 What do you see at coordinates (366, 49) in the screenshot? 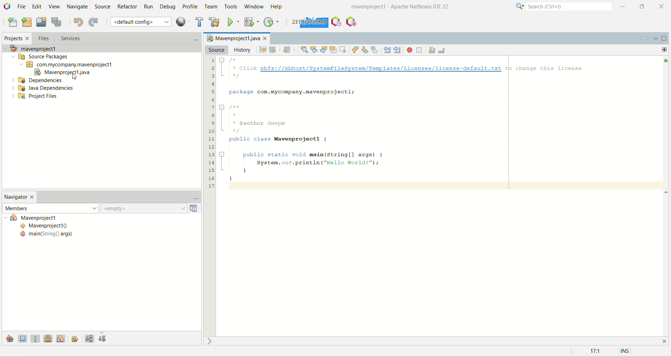
I see `next bookmark` at bounding box center [366, 49].